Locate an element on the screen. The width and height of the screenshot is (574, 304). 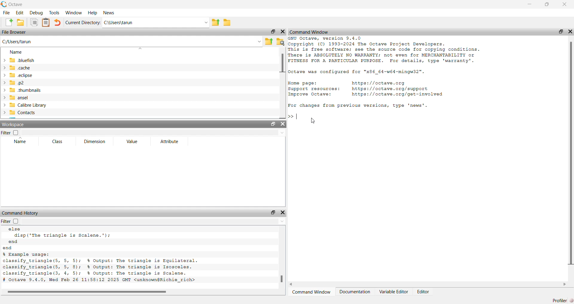
unlock widget is located at coordinates (273, 124).